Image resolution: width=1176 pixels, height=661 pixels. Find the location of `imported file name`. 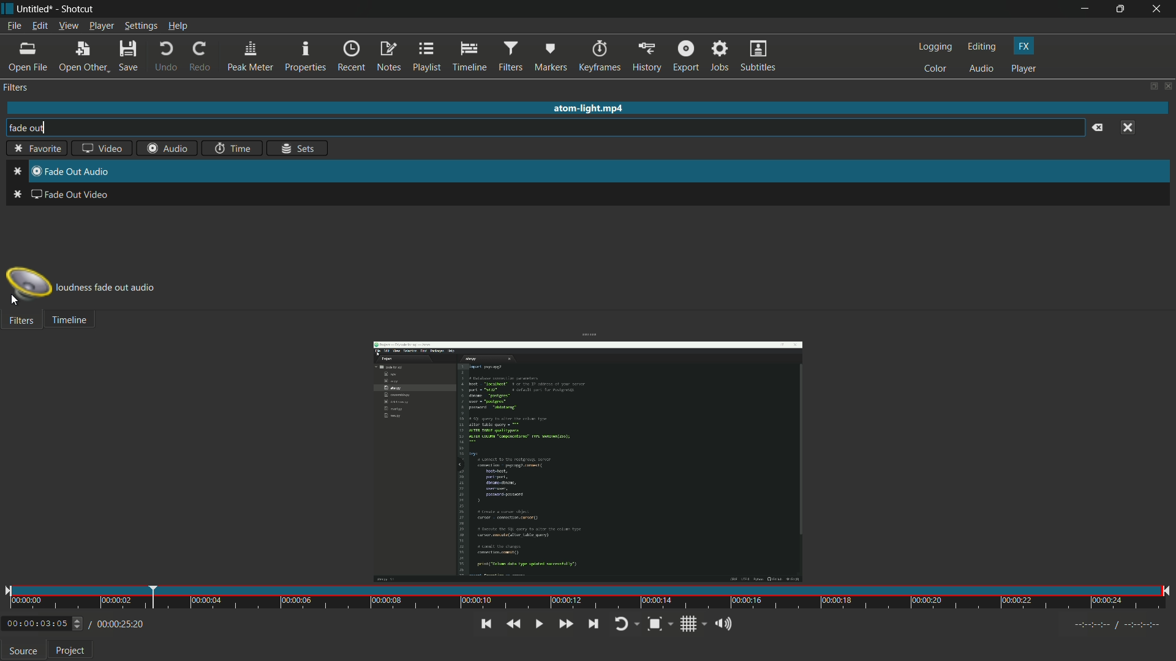

imported file name is located at coordinates (589, 110).